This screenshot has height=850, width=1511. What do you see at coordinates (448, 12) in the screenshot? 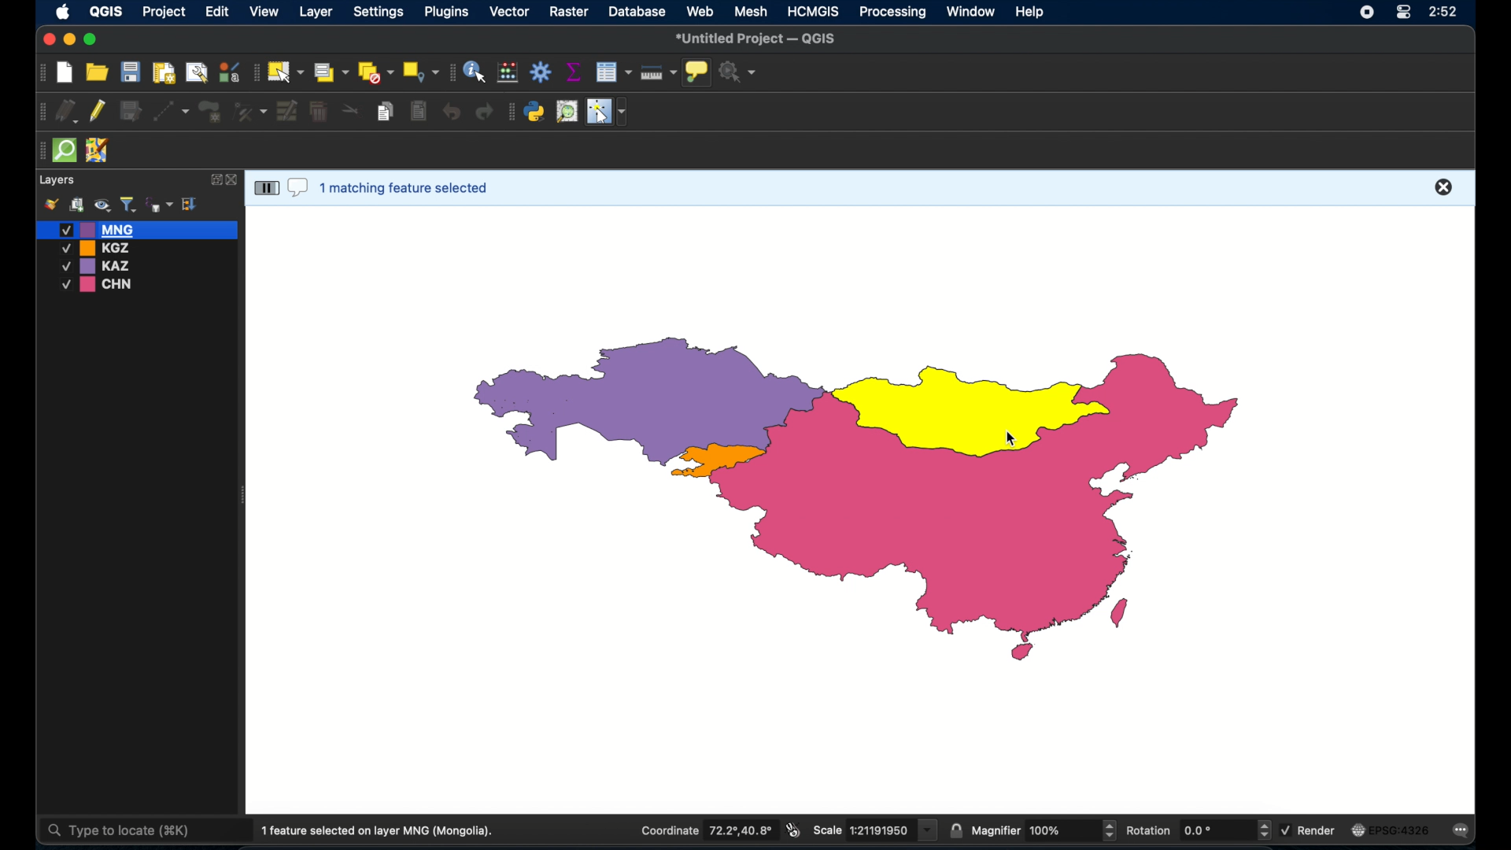
I see `plugins` at bounding box center [448, 12].